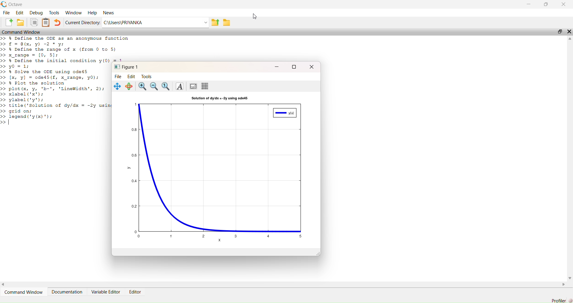  I want to click on Rotate, so click(128, 86).